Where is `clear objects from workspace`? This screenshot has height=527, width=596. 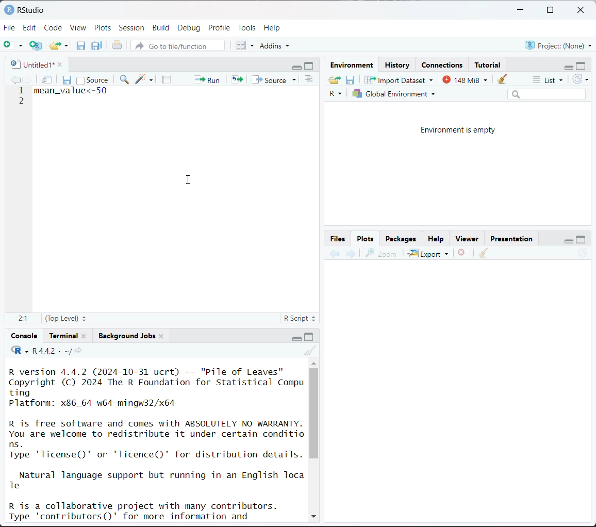
clear objects from workspace is located at coordinates (500, 77).